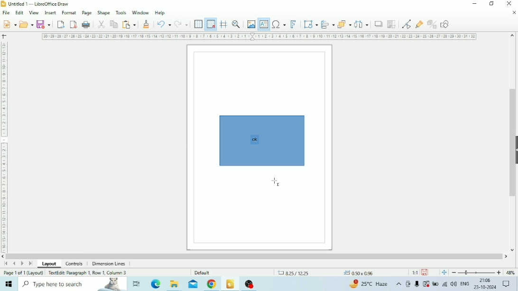  Describe the element at coordinates (223, 24) in the screenshot. I see `Helplines while moving` at that location.